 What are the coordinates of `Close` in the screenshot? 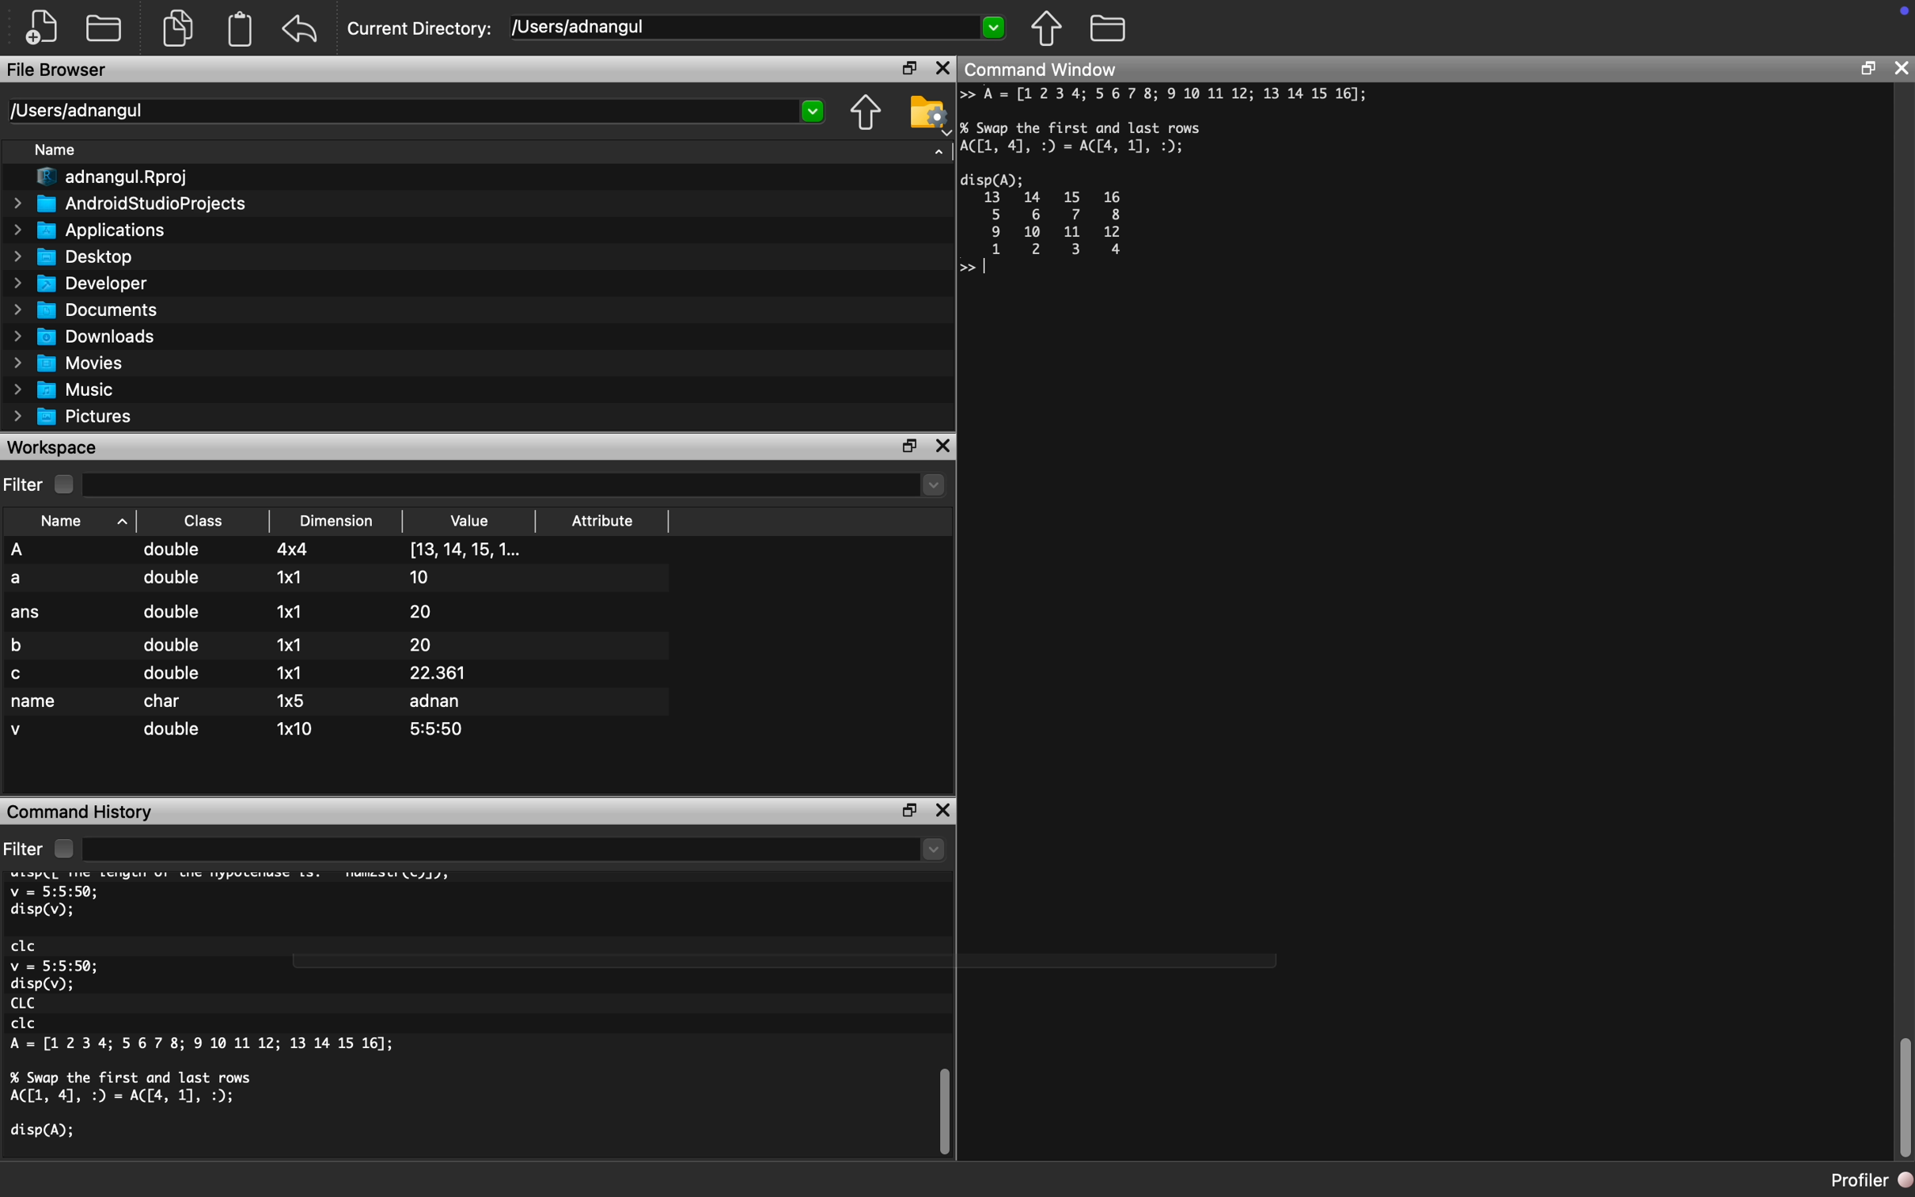 It's located at (946, 446).